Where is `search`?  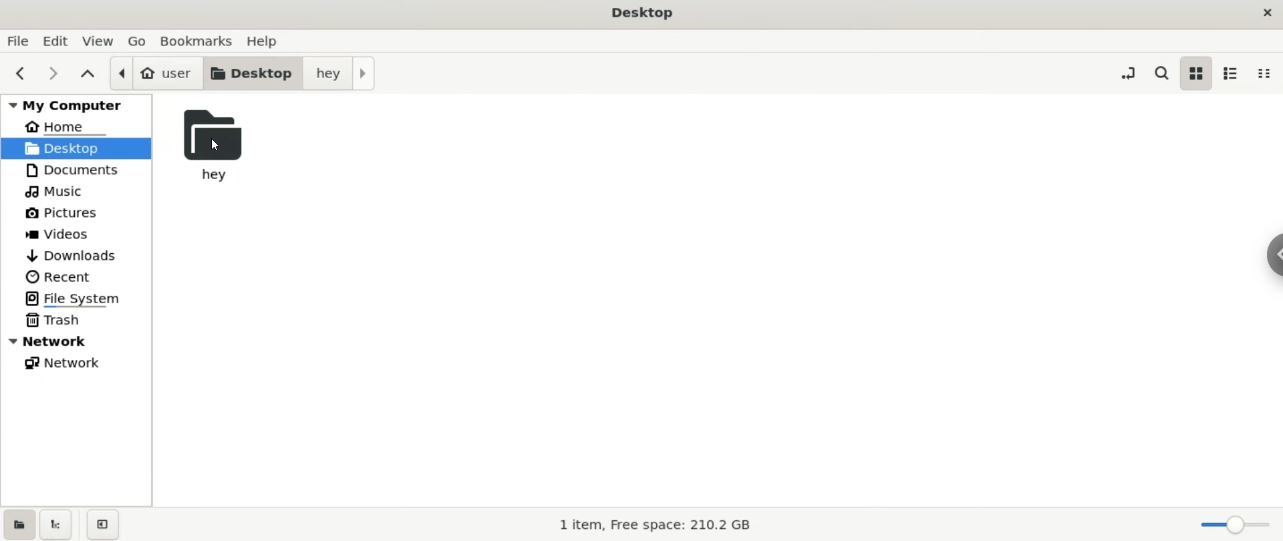
search is located at coordinates (1161, 73).